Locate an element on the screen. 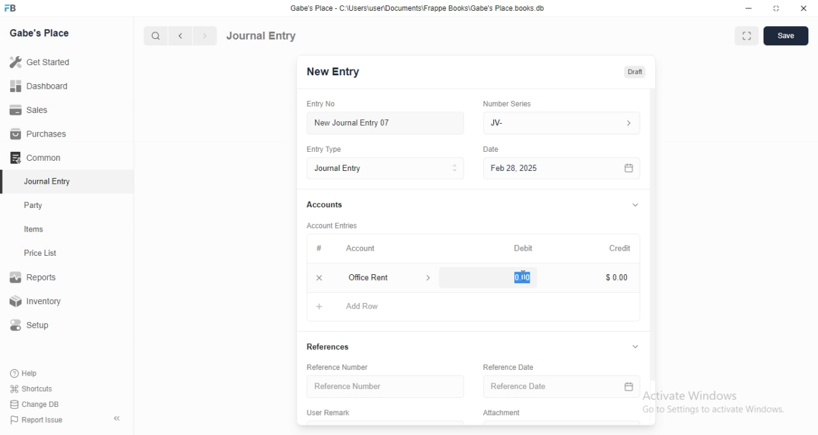 This screenshot has height=435, width=818. Comman is located at coordinates (31, 158).